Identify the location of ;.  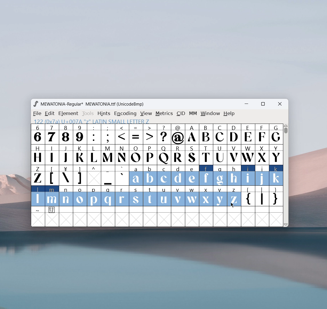
(108, 134).